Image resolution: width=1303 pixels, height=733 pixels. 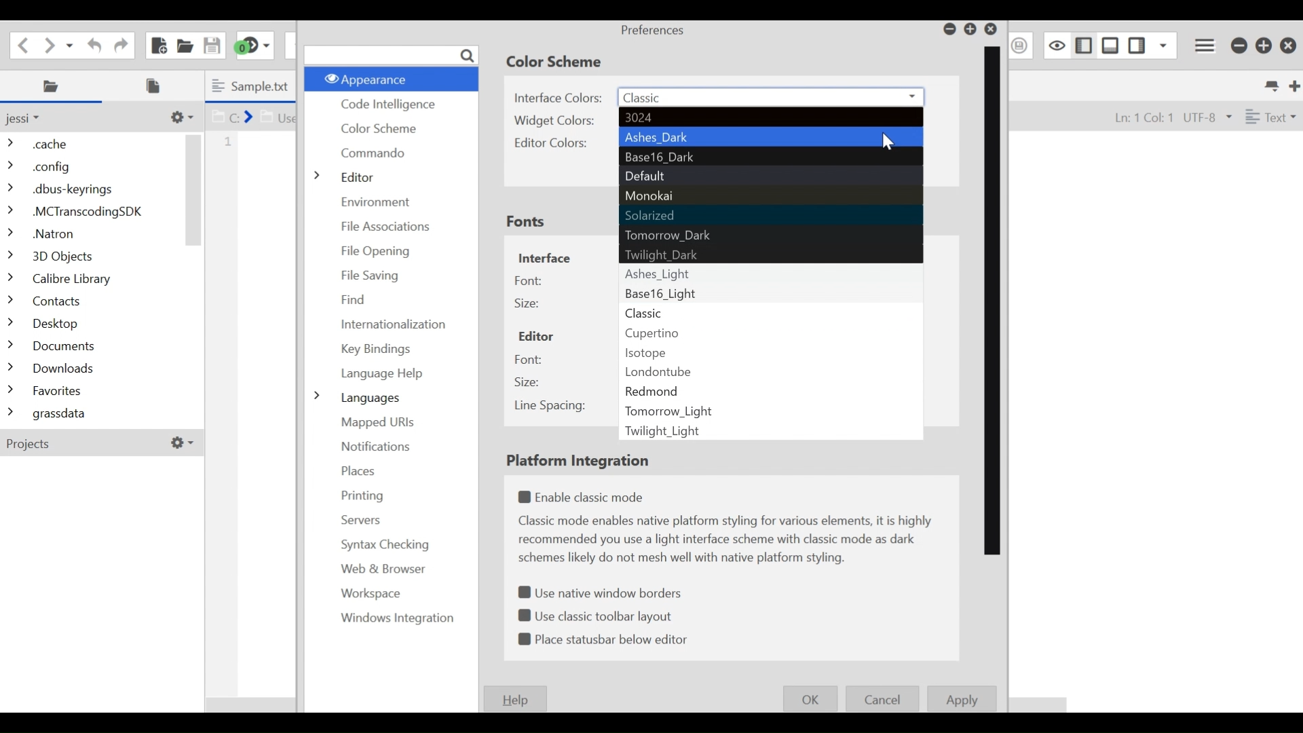 I want to click on search, so click(x=391, y=55).